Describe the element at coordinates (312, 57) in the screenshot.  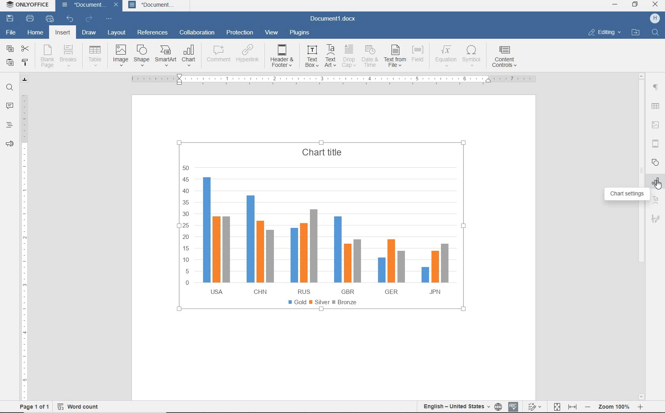
I see `text box` at that location.